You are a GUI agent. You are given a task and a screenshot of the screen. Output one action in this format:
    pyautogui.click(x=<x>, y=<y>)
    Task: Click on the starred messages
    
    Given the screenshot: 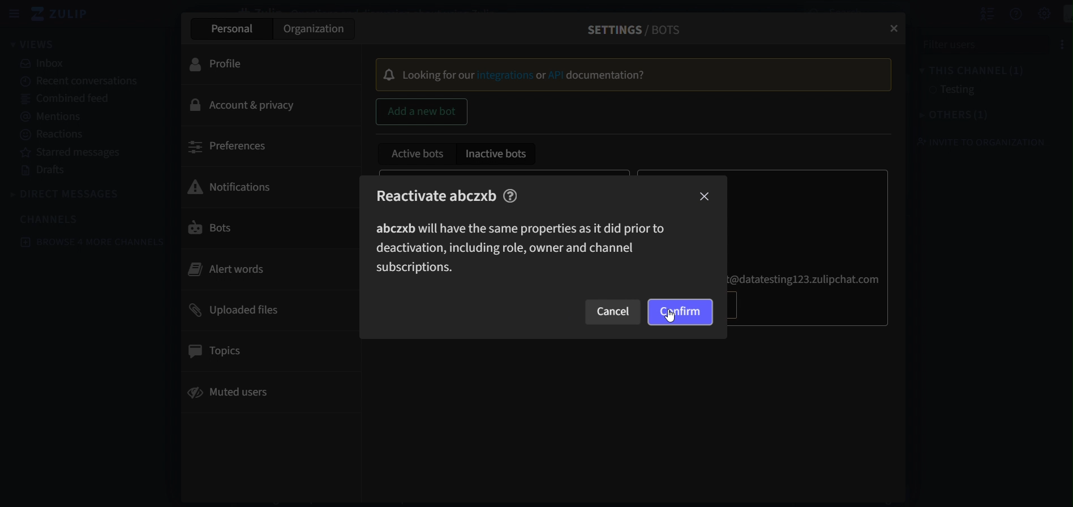 What is the action you would take?
    pyautogui.click(x=73, y=152)
    